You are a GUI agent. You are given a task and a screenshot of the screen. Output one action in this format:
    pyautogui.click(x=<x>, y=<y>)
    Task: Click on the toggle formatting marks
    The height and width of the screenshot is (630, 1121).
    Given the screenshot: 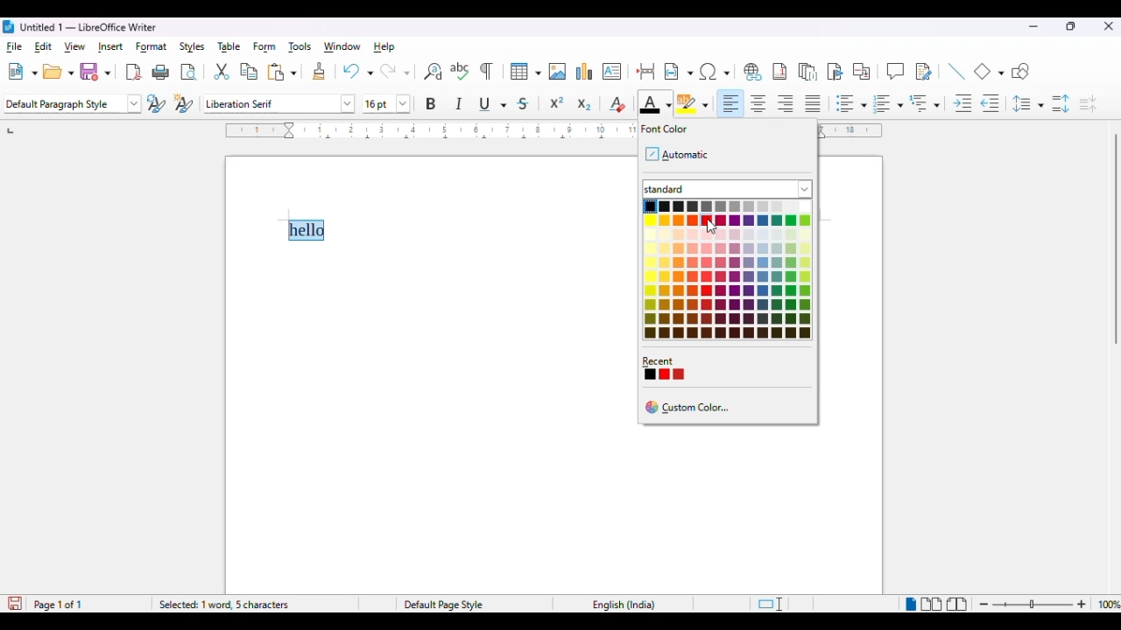 What is the action you would take?
    pyautogui.click(x=486, y=71)
    